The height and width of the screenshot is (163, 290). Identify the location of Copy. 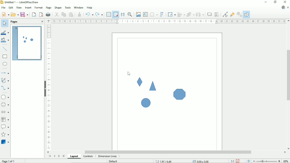
(63, 14).